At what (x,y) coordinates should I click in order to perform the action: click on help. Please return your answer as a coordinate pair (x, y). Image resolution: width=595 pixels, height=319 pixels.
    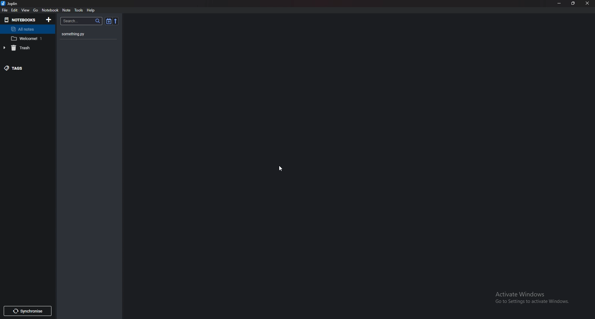
    Looking at the image, I should click on (91, 10).